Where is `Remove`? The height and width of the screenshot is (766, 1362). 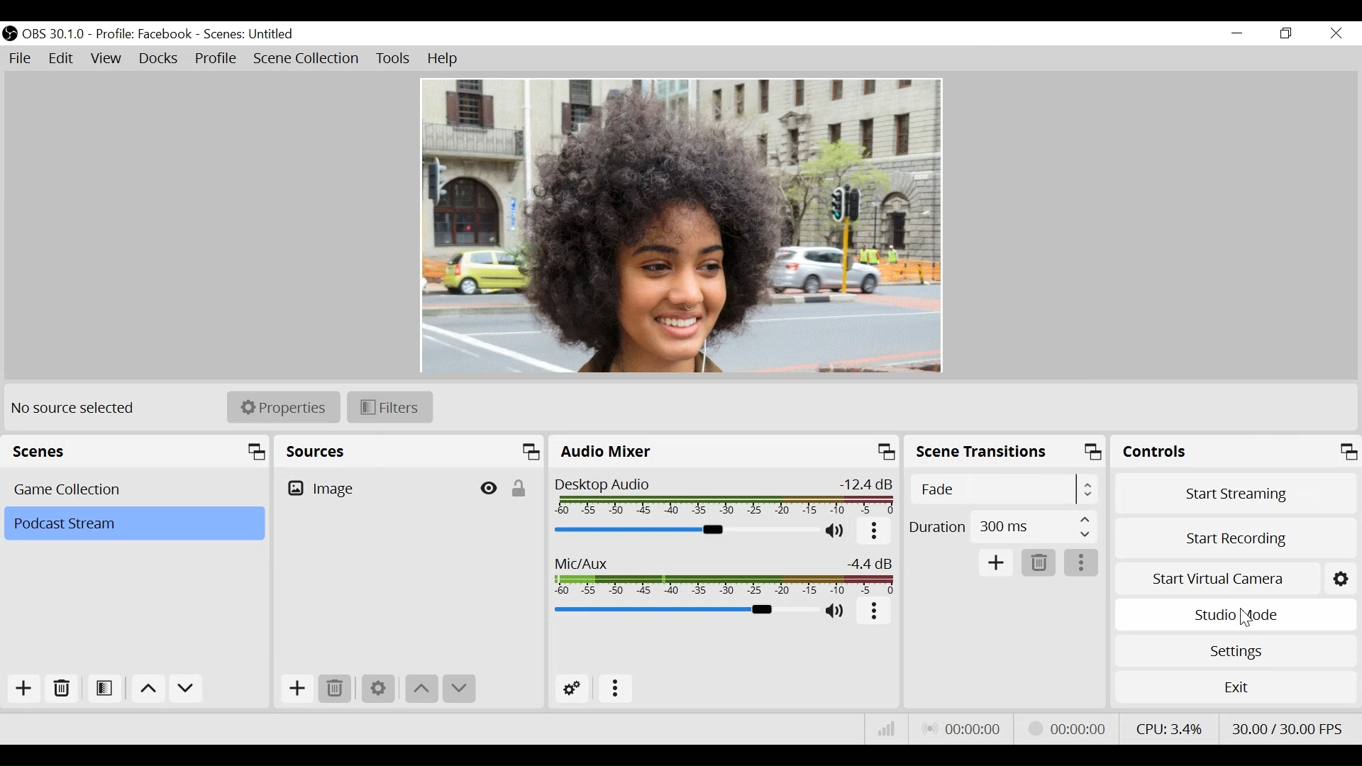
Remove is located at coordinates (60, 689).